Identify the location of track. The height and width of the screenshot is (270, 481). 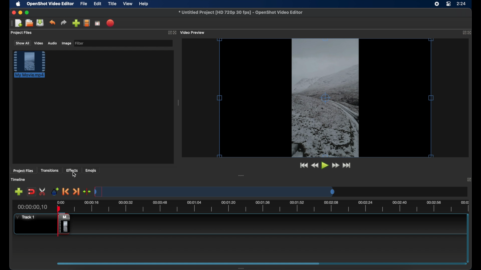
(63, 224).